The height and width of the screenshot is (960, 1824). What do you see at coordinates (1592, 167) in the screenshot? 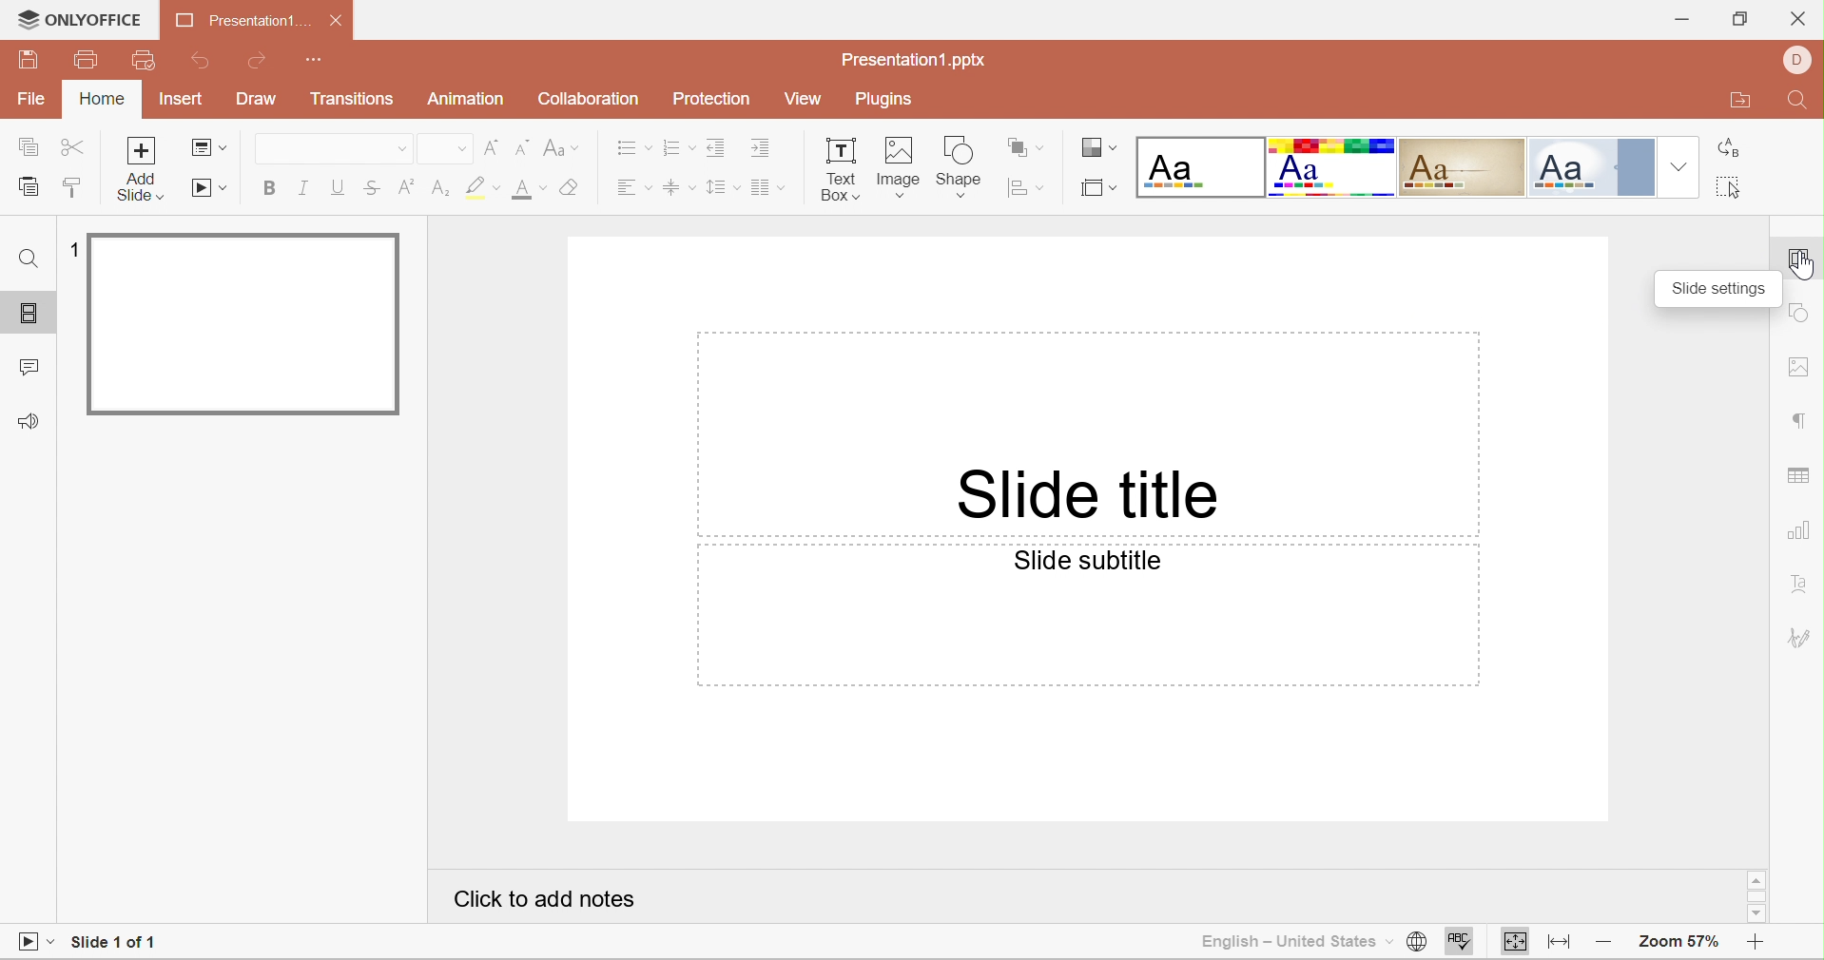
I see `Official` at bounding box center [1592, 167].